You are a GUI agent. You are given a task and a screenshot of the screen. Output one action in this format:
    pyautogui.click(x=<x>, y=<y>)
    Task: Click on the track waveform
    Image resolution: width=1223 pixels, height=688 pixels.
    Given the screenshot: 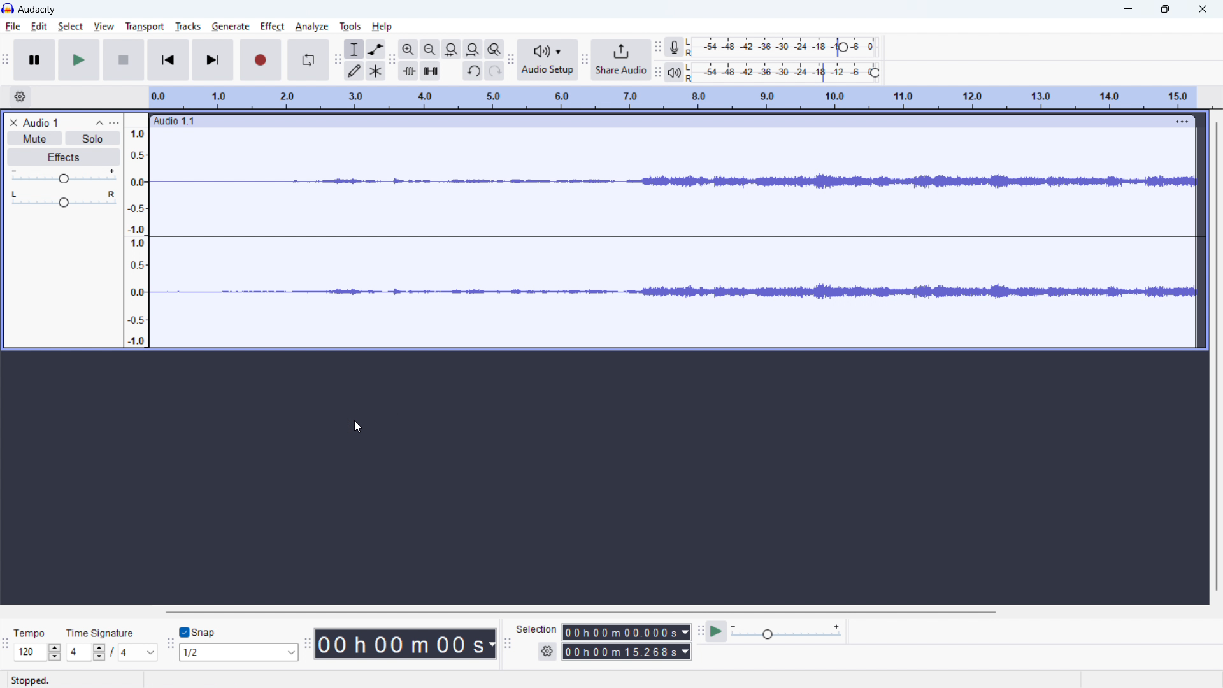 What is the action you would take?
    pyautogui.click(x=675, y=180)
    